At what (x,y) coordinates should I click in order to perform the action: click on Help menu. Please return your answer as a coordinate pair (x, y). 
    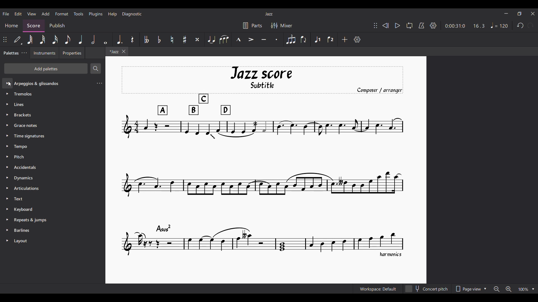
    Looking at the image, I should click on (113, 15).